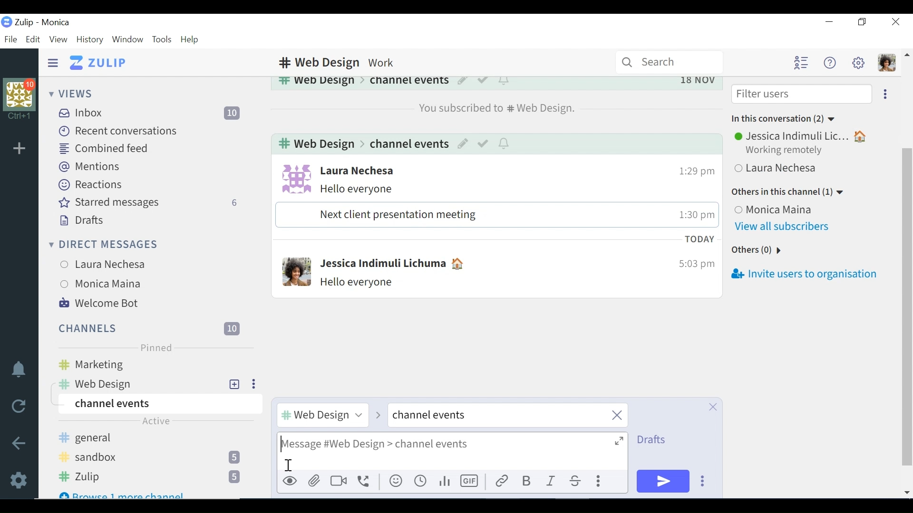 Image resolution: width=913 pixels, height=513 pixels. I want to click on Strikethrough, so click(575, 482).